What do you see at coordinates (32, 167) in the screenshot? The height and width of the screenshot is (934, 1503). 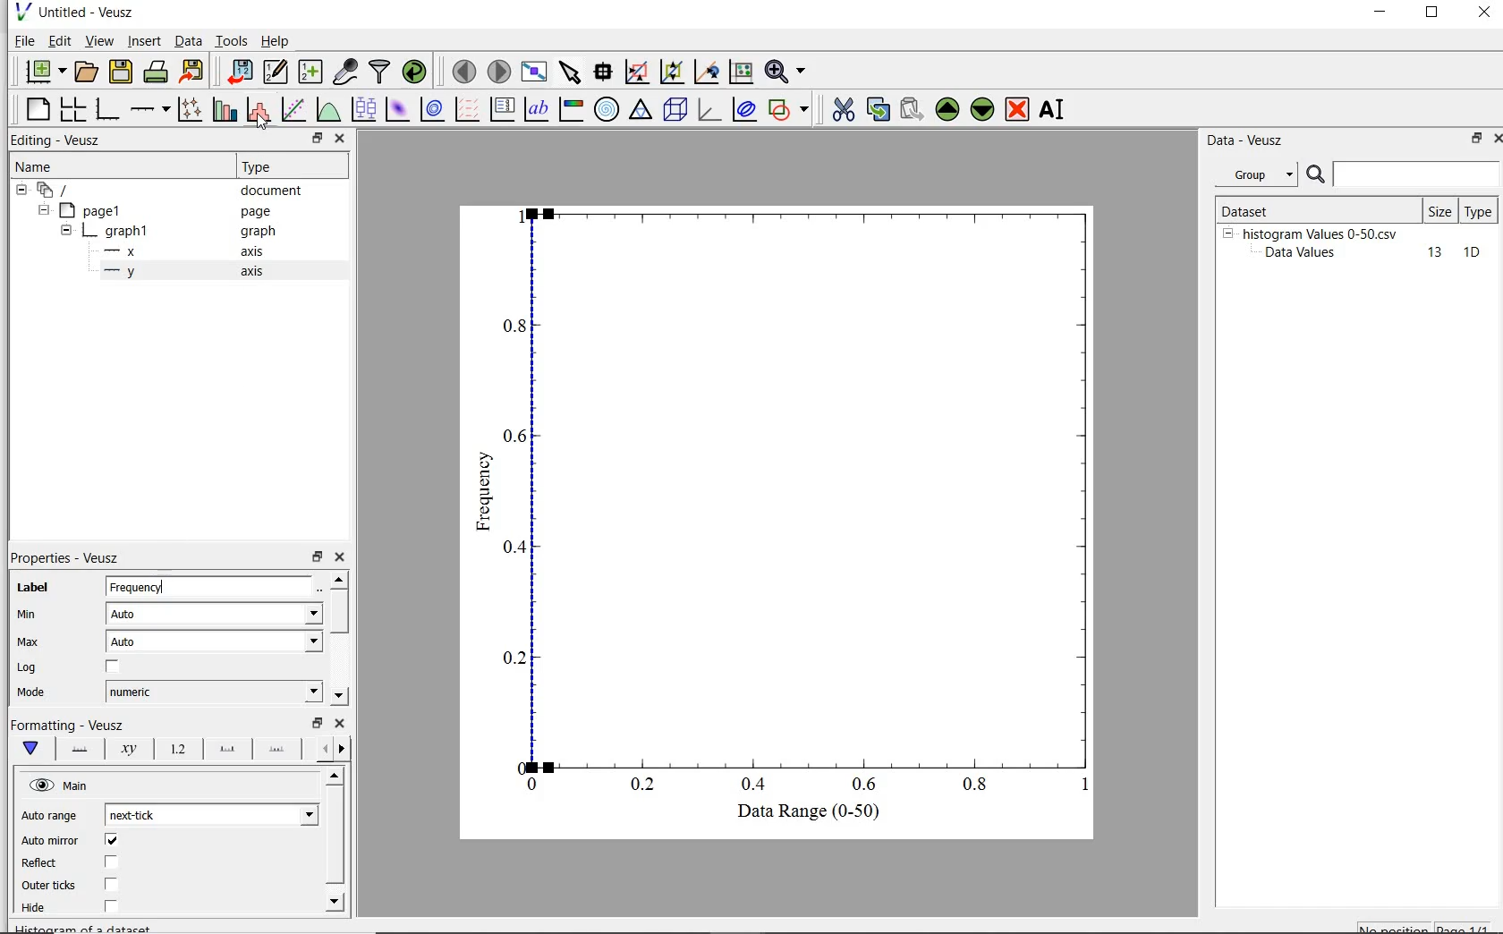 I see `name` at bounding box center [32, 167].